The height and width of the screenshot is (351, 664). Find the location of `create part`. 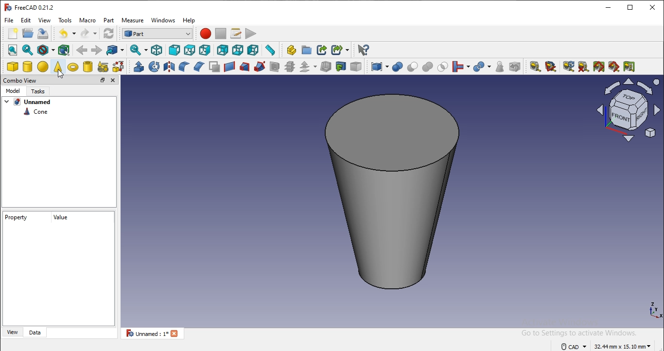

create part is located at coordinates (292, 51).